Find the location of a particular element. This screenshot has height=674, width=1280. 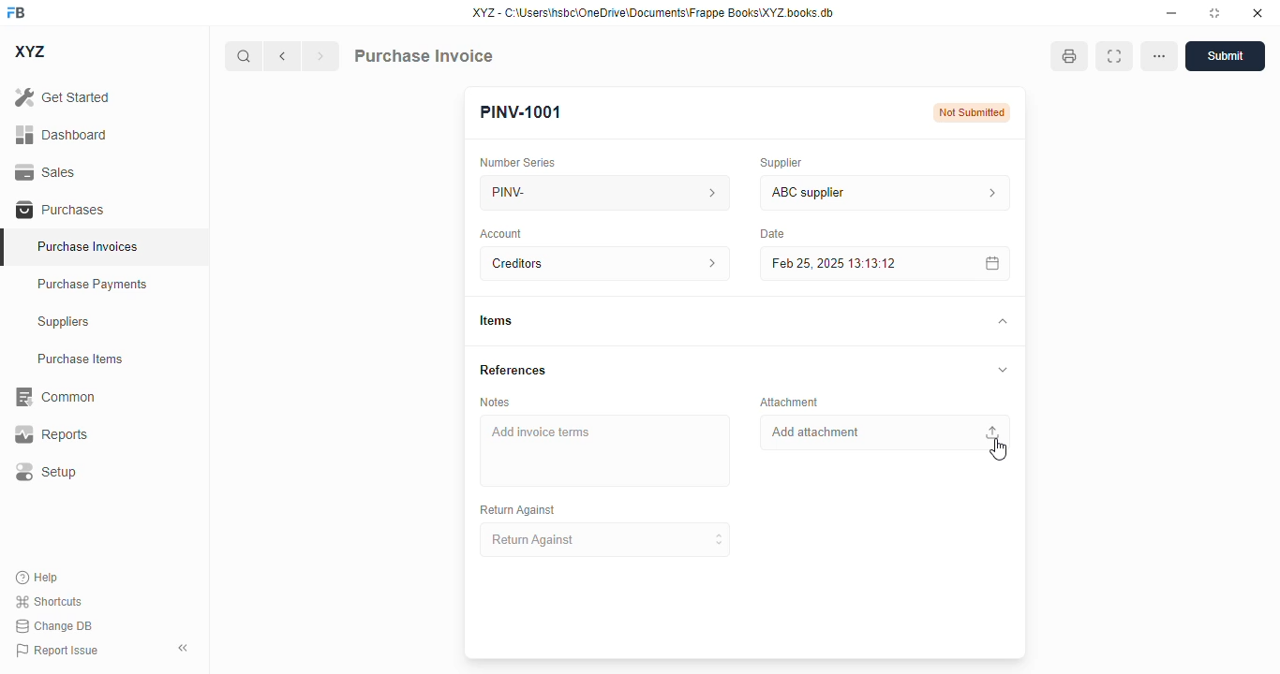

report issue is located at coordinates (56, 651).